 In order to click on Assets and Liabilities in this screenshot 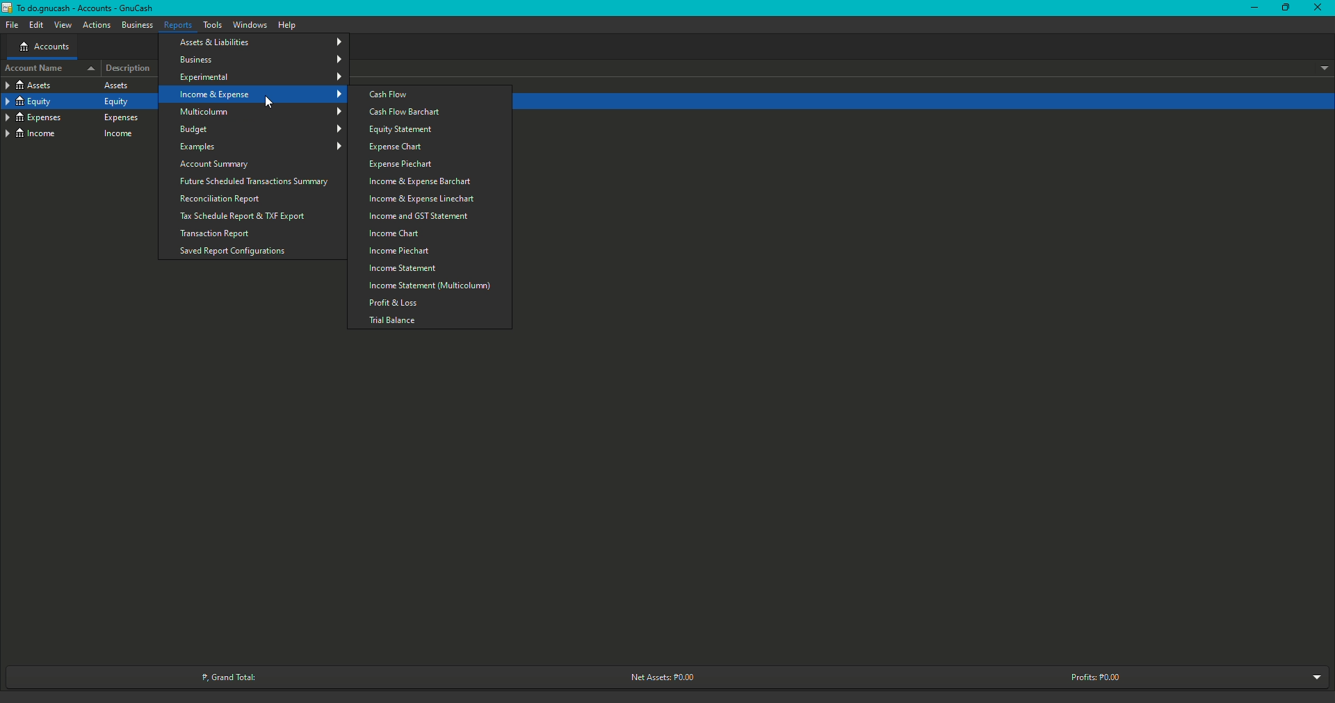, I will do `click(262, 42)`.